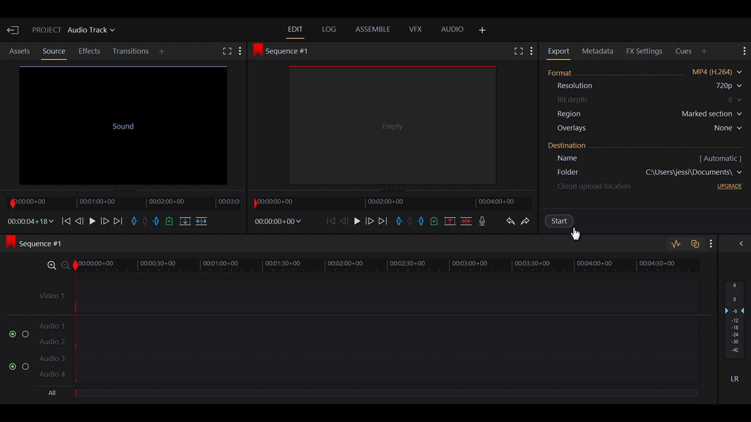 This screenshot has height=422, width=751. Describe the element at coordinates (20, 365) in the screenshot. I see `Enable/Disable` at that location.